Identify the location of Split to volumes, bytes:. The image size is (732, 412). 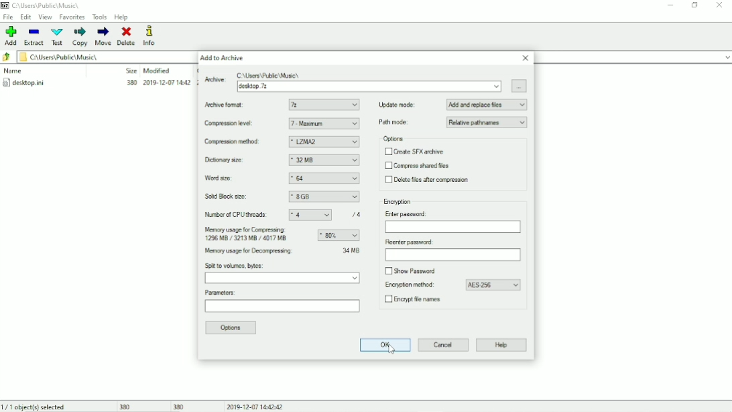
(235, 266).